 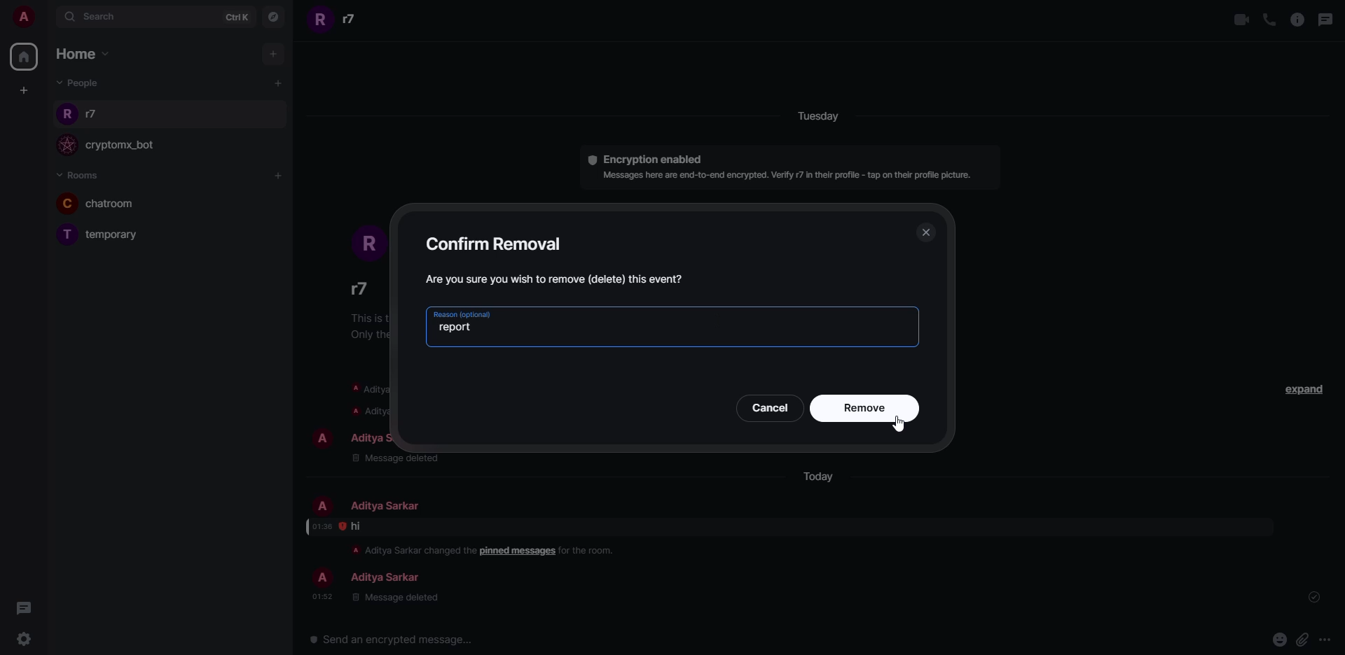 I want to click on threads, so click(x=28, y=609).